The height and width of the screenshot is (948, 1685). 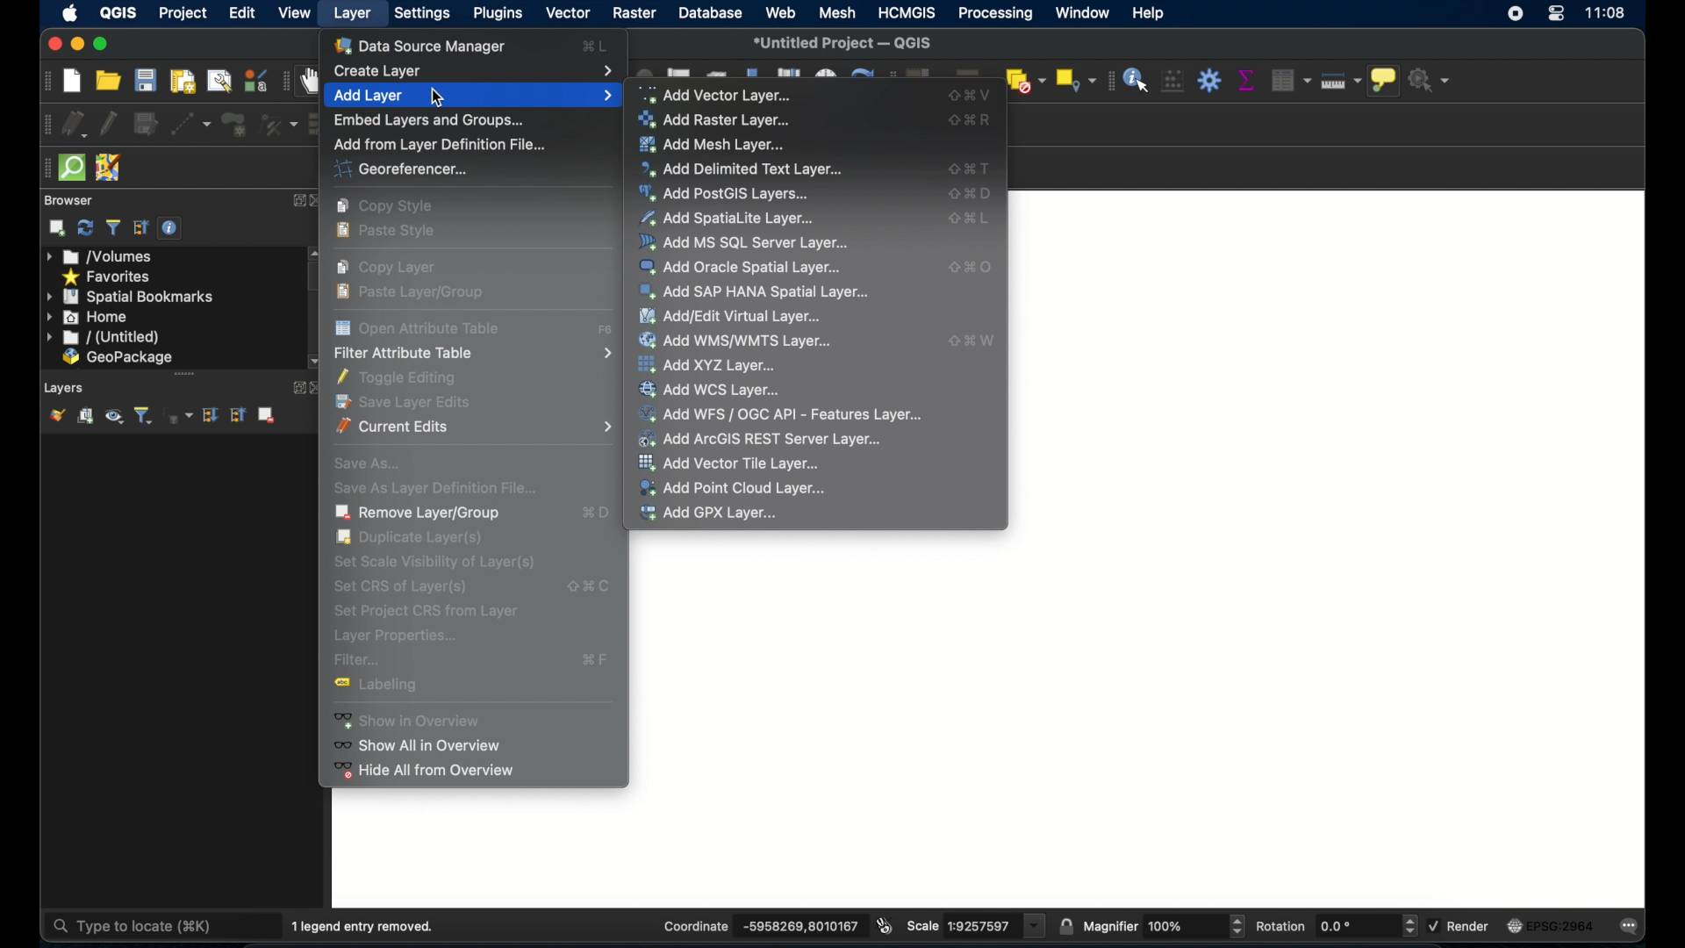 I want to click on checkbox, so click(x=1432, y=924).